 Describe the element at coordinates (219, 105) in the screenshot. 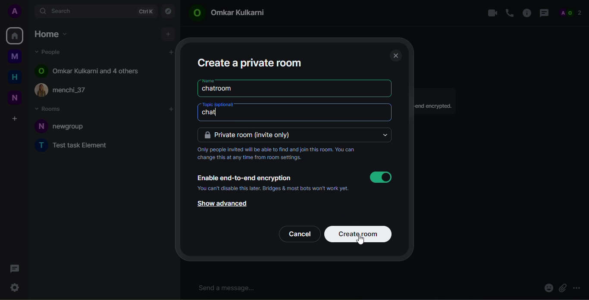

I see `topic` at that location.